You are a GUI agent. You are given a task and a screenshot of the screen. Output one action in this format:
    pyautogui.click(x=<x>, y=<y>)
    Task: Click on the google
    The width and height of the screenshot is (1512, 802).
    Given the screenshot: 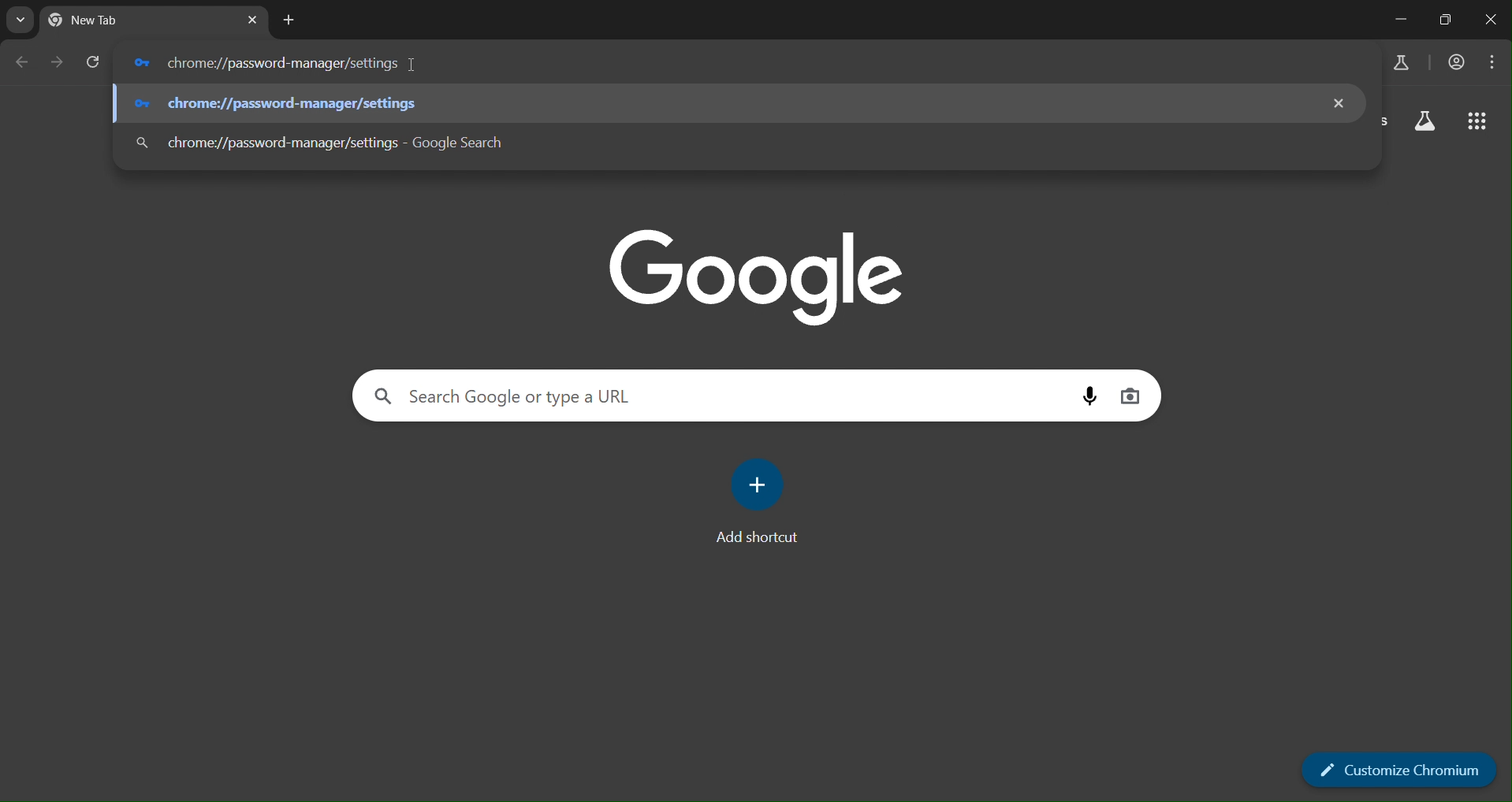 What is the action you would take?
    pyautogui.click(x=754, y=279)
    